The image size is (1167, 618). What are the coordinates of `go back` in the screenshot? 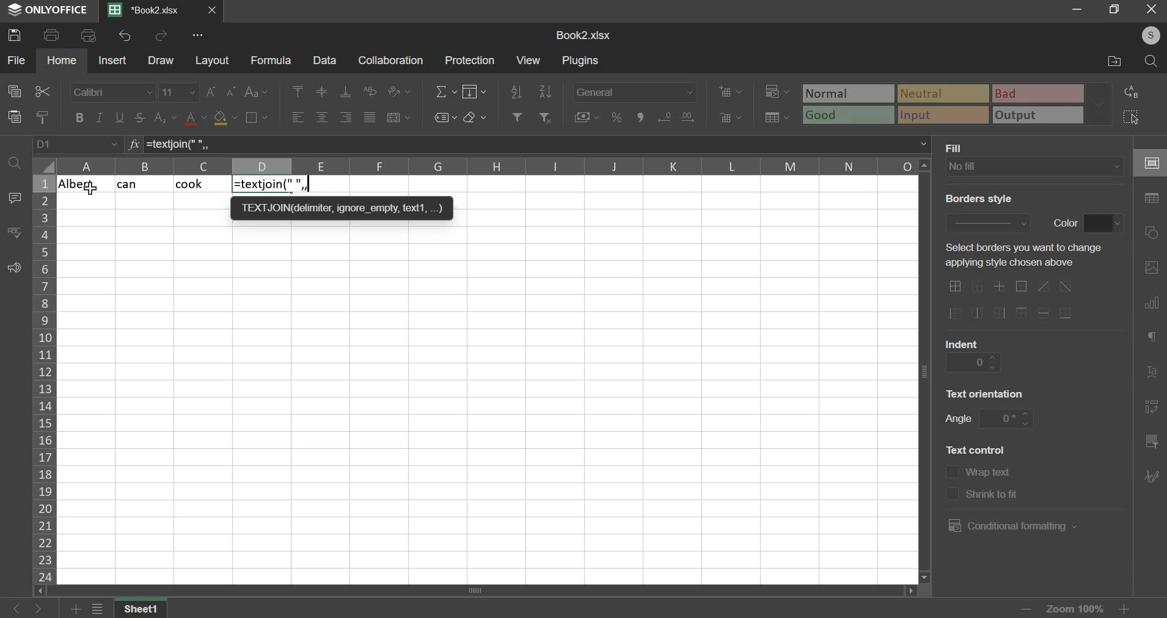 It's located at (15, 608).